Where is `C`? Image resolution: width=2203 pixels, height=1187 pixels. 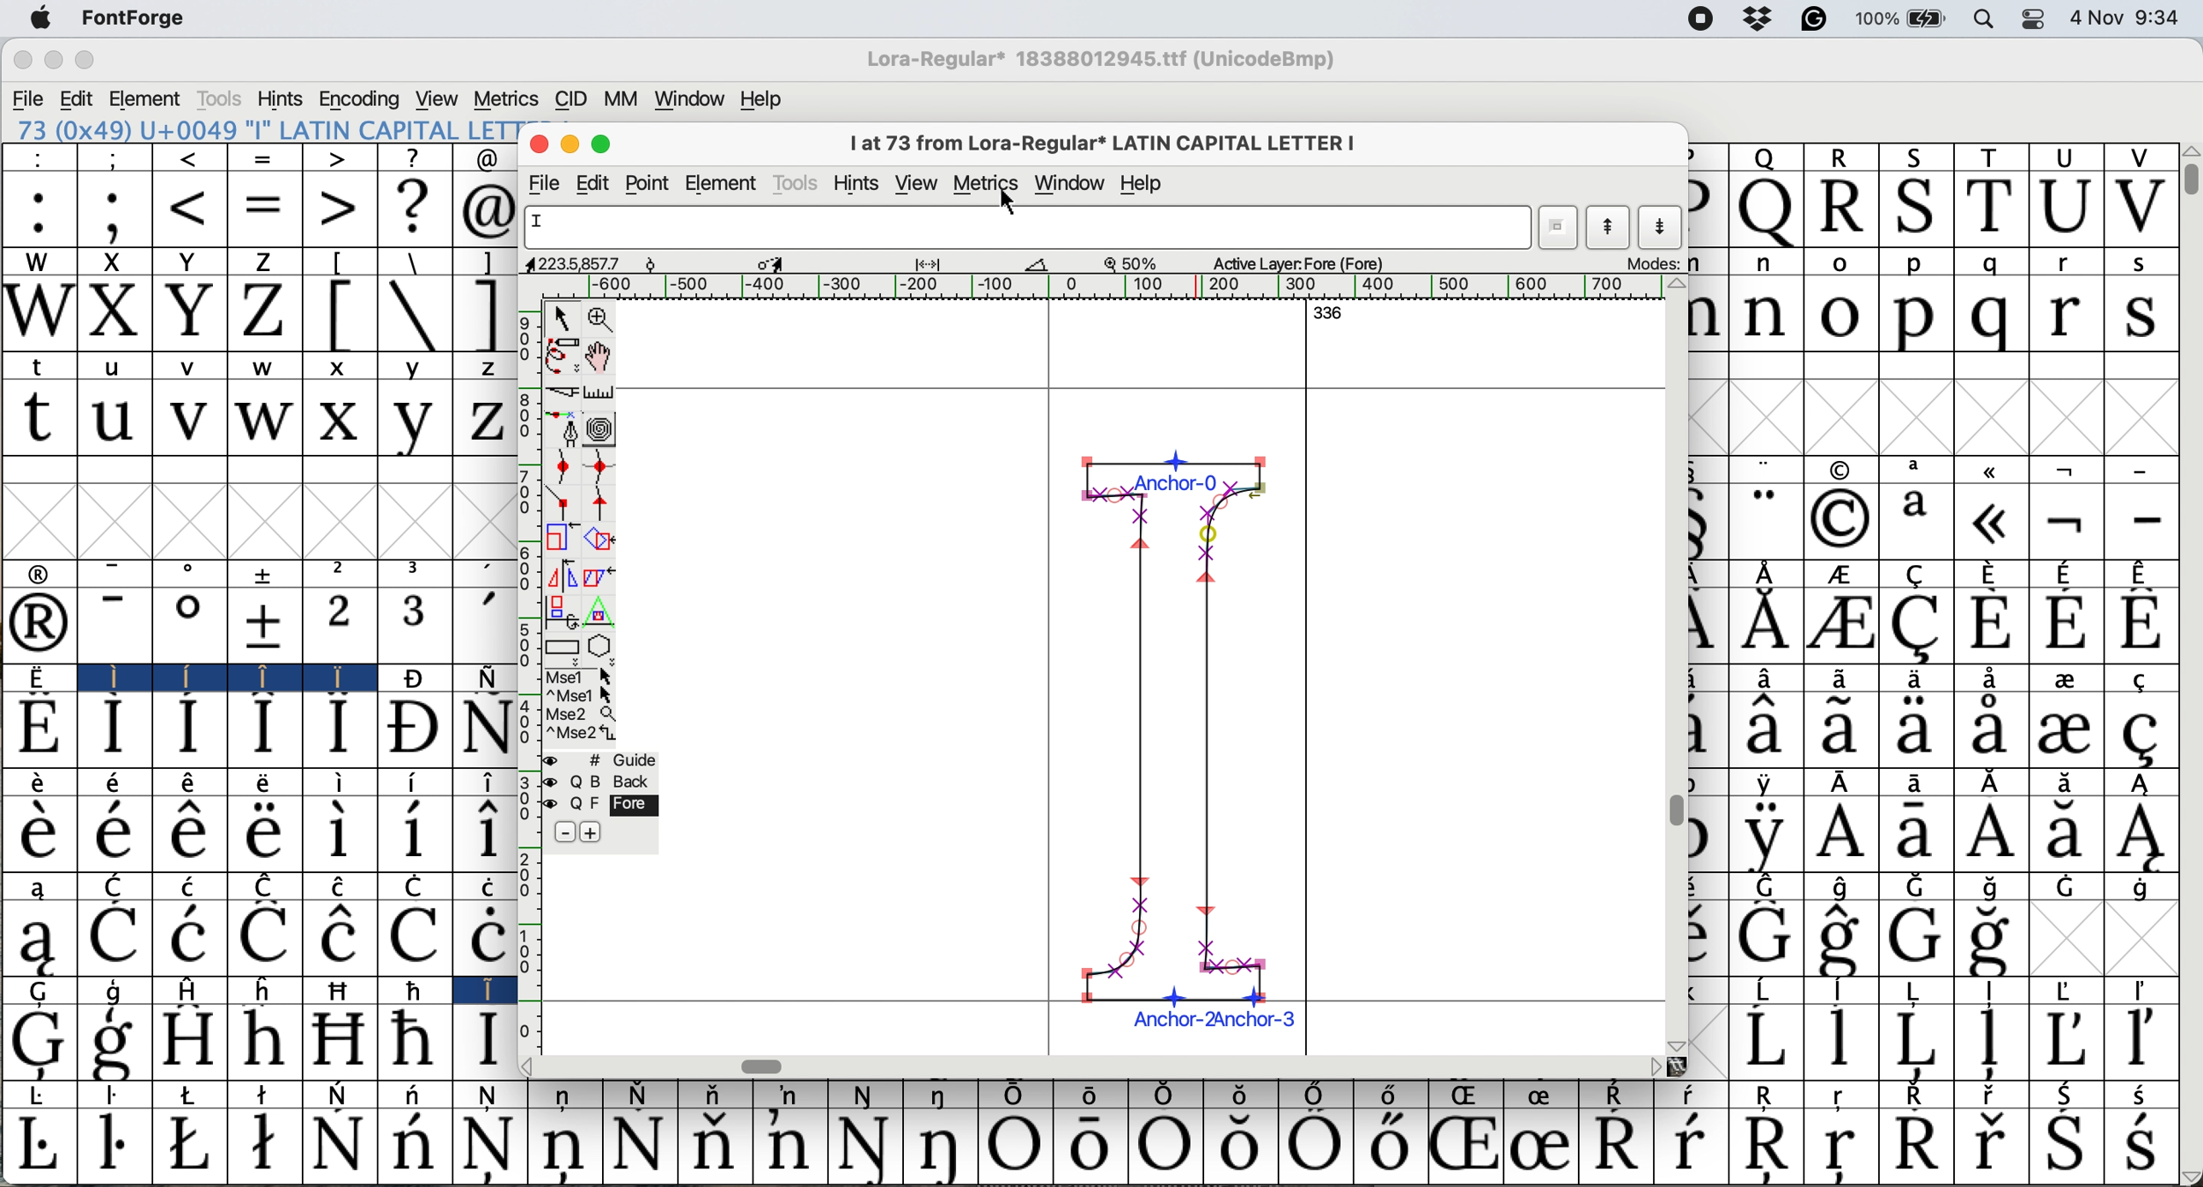 C is located at coordinates (114, 884).